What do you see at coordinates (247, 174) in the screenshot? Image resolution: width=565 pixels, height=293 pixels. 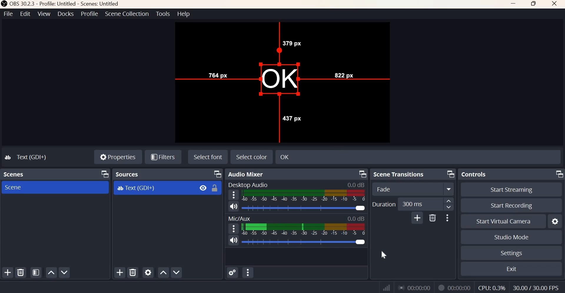 I see `Audio Mixer` at bounding box center [247, 174].